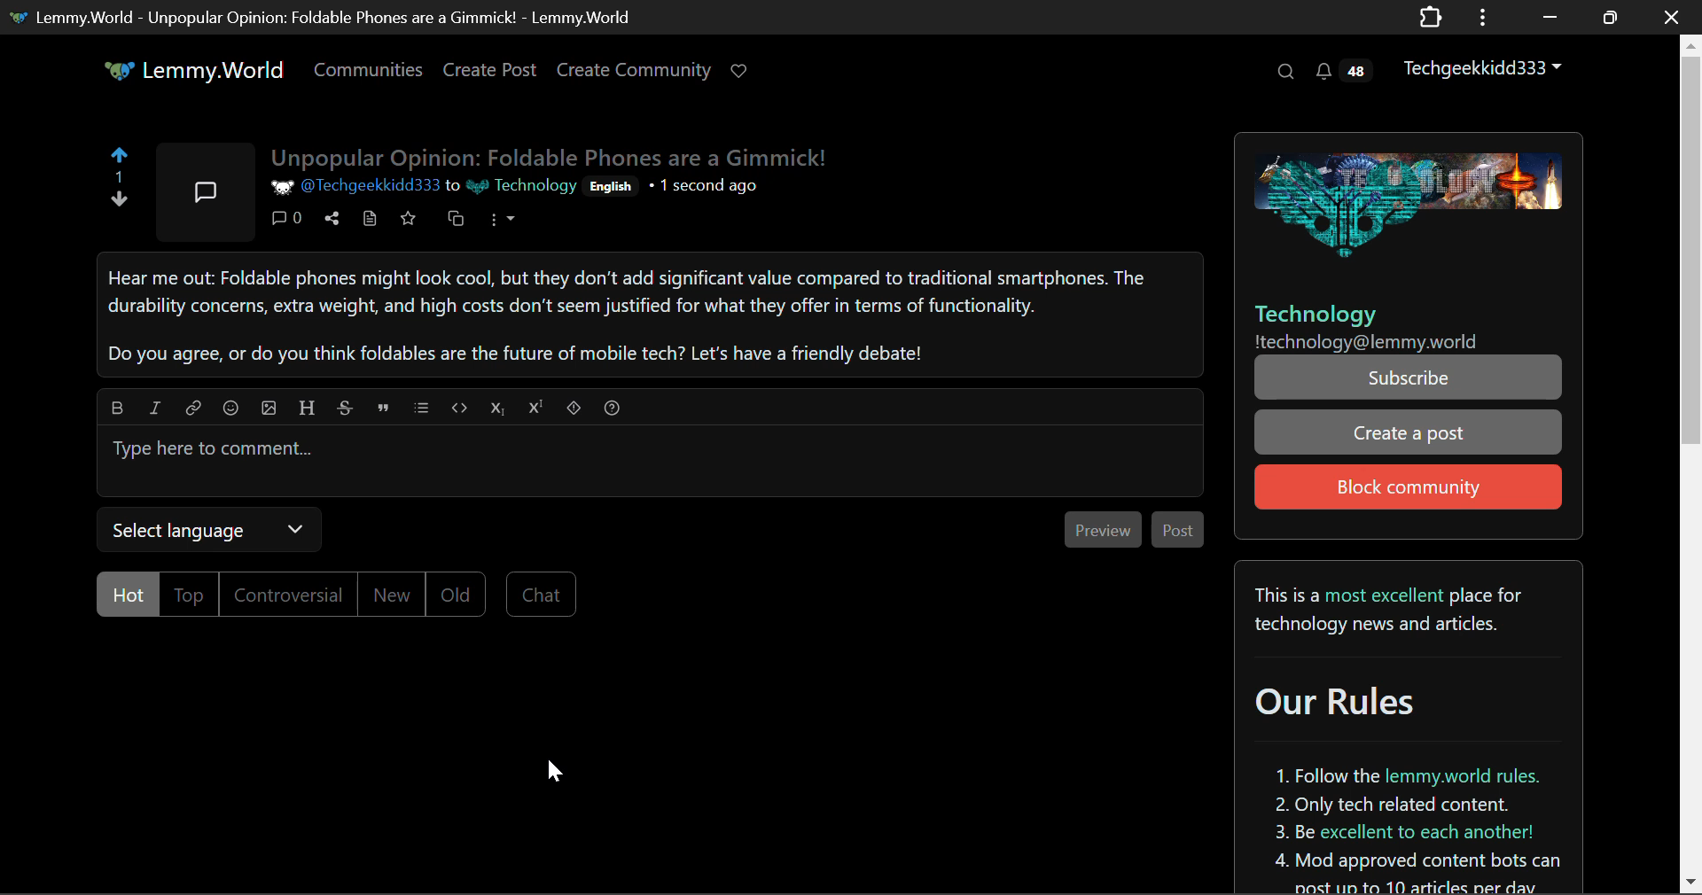  I want to click on Communities, so click(369, 73).